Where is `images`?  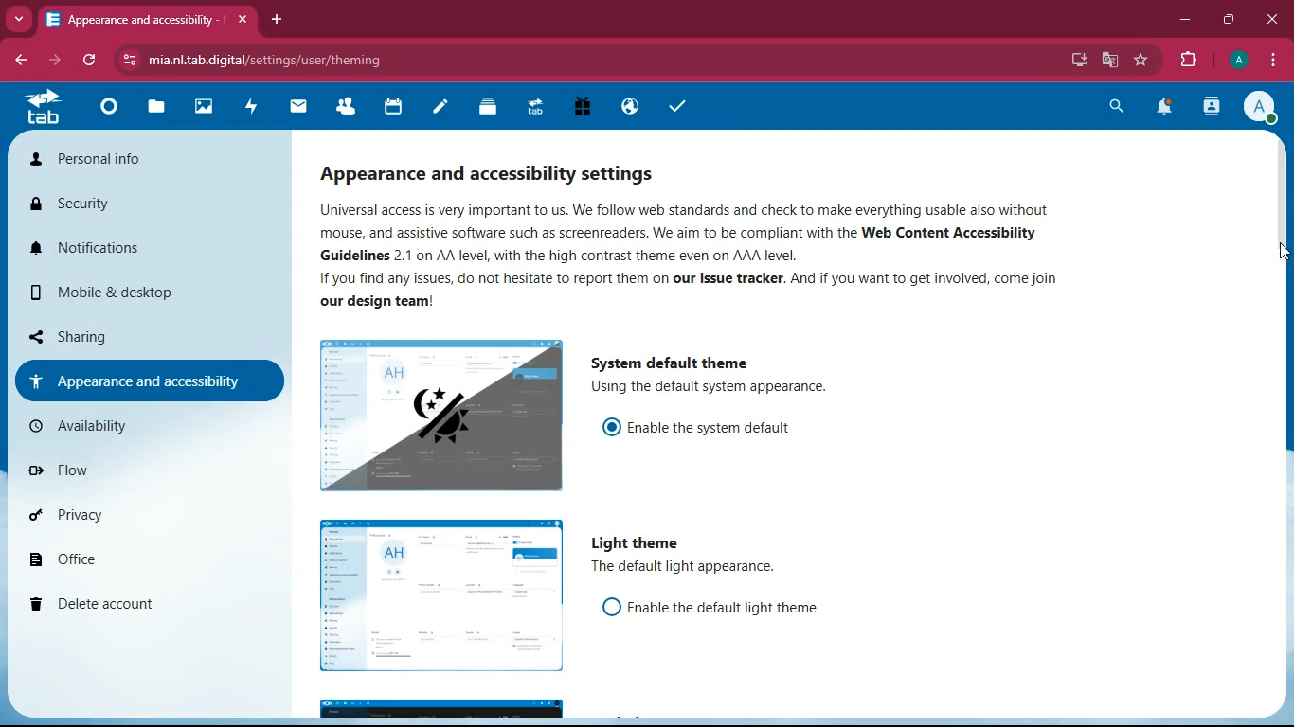 images is located at coordinates (207, 108).